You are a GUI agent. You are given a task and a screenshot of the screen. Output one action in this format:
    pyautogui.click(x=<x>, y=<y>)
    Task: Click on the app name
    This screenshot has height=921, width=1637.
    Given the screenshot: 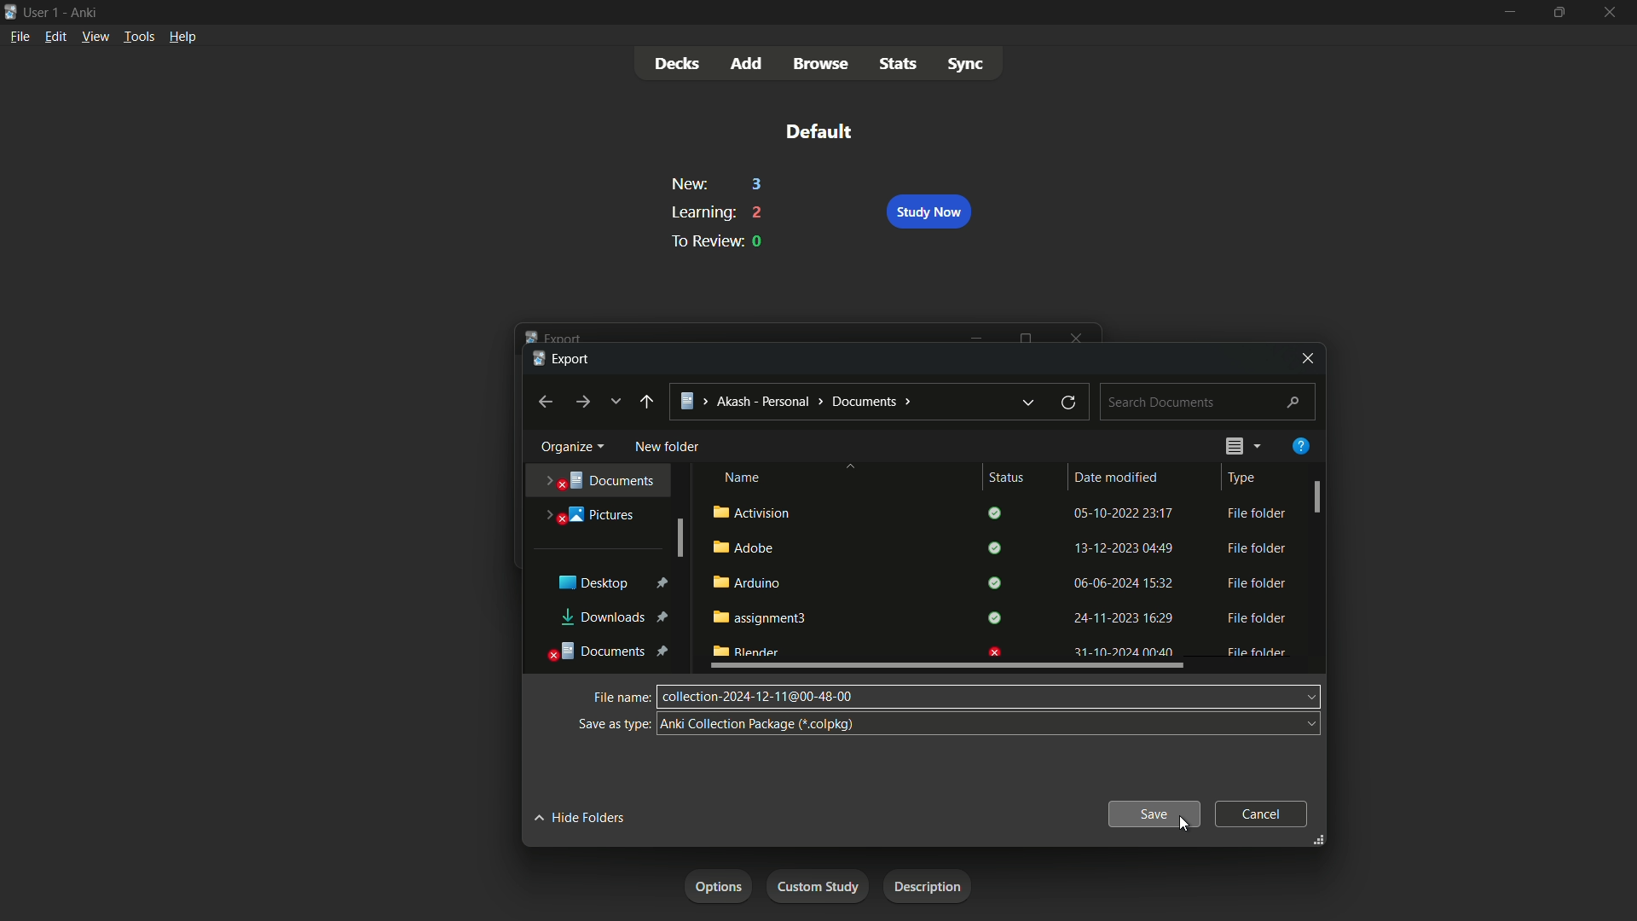 What is the action you would take?
    pyautogui.click(x=85, y=11)
    